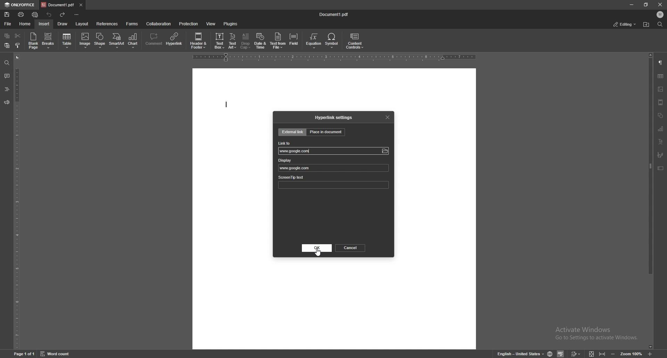  What do you see at coordinates (650, 354) in the screenshot?
I see `zoom in` at bounding box center [650, 354].